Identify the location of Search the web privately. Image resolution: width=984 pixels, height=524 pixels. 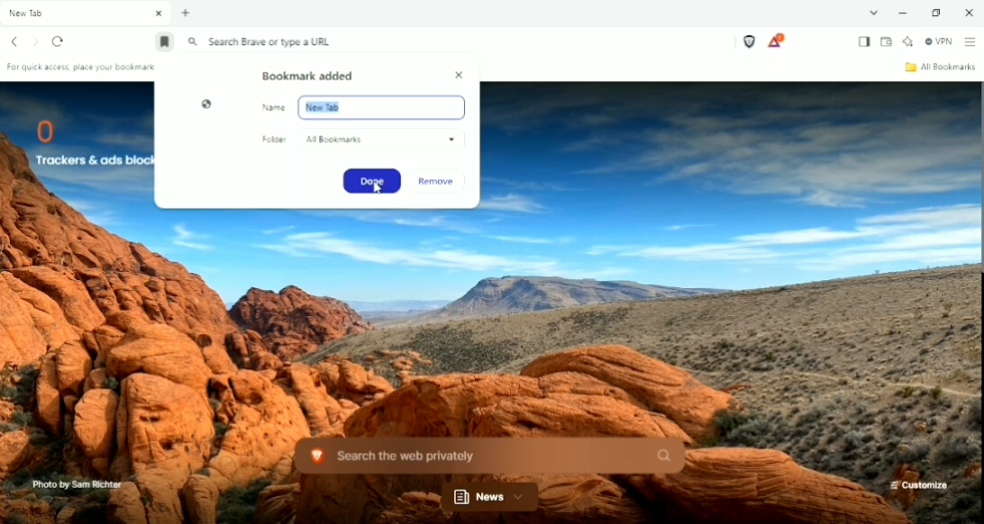
(487, 455).